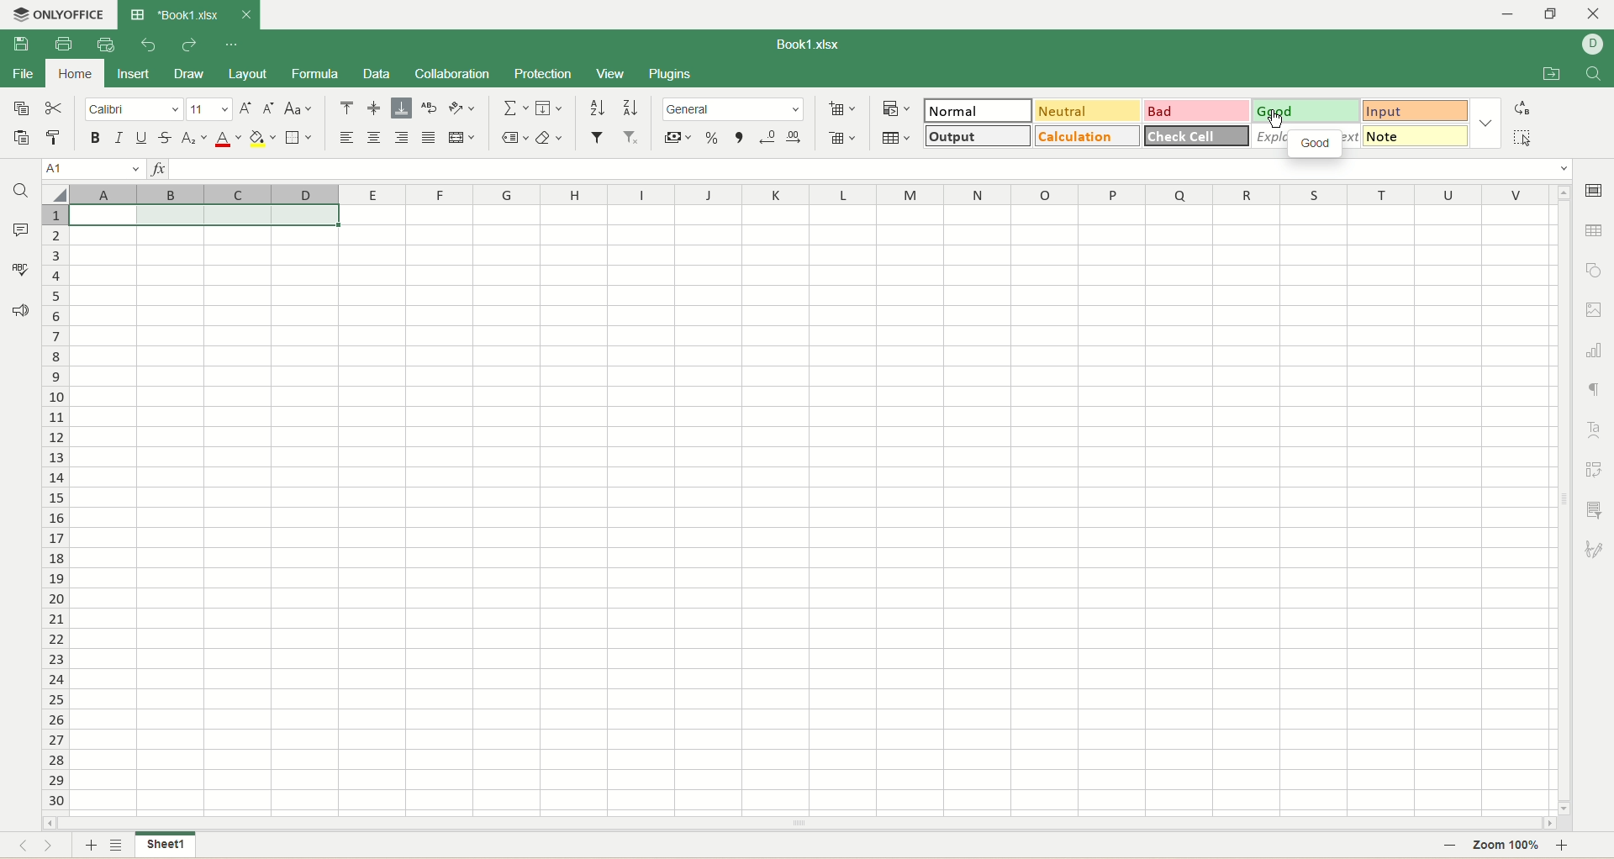 The height and width of the screenshot is (859, 1614). What do you see at coordinates (1199, 111) in the screenshot?
I see `bad` at bounding box center [1199, 111].